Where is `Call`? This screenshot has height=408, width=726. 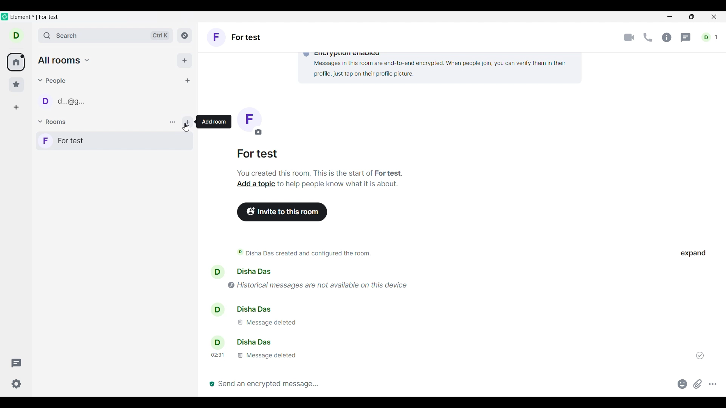 Call is located at coordinates (648, 37).